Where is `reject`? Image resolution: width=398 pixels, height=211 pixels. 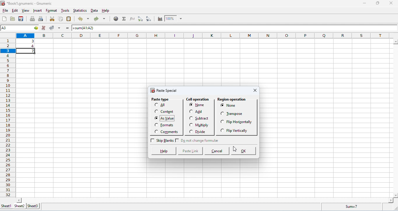
reject is located at coordinates (43, 28).